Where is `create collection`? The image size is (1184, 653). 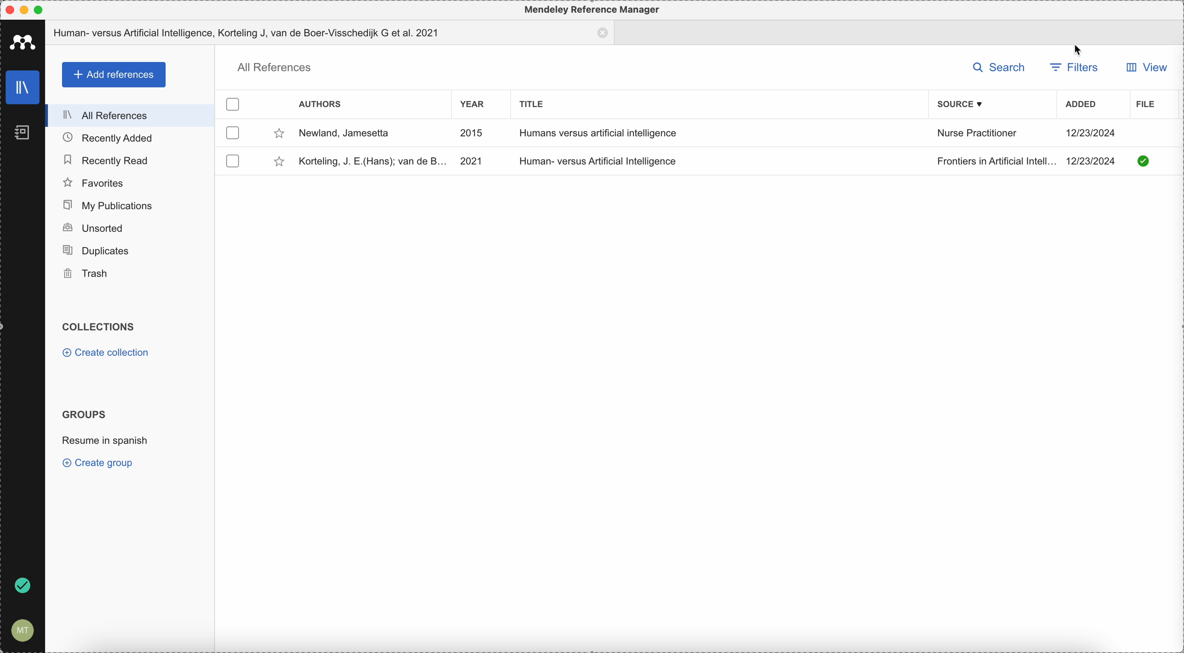 create collection is located at coordinates (105, 353).